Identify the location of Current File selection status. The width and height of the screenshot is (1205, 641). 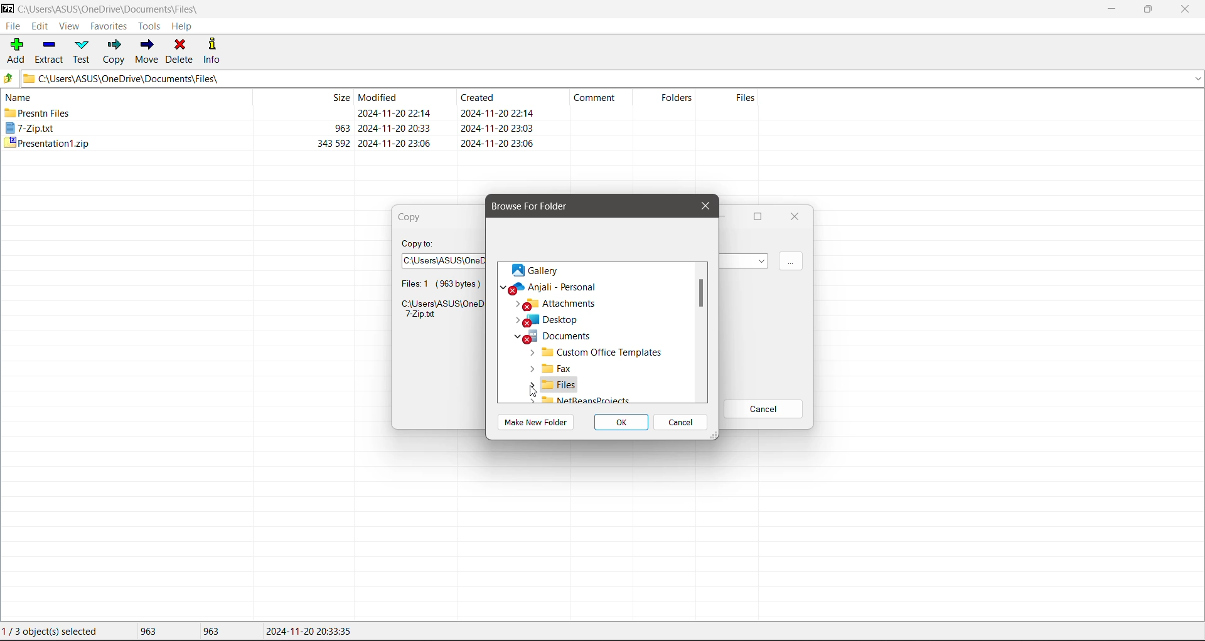
(53, 632).